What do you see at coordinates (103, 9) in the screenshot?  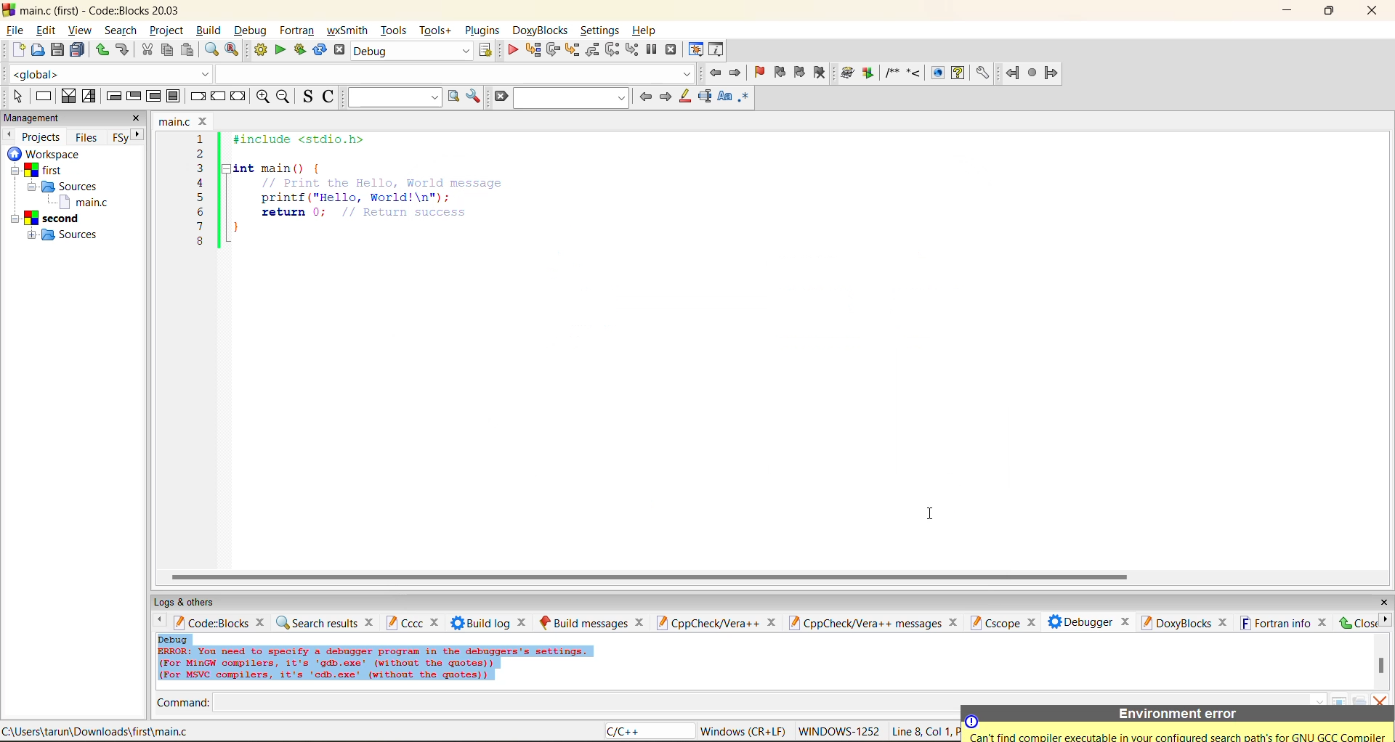 I see `app name and file name` at bounding box center [103, 9].